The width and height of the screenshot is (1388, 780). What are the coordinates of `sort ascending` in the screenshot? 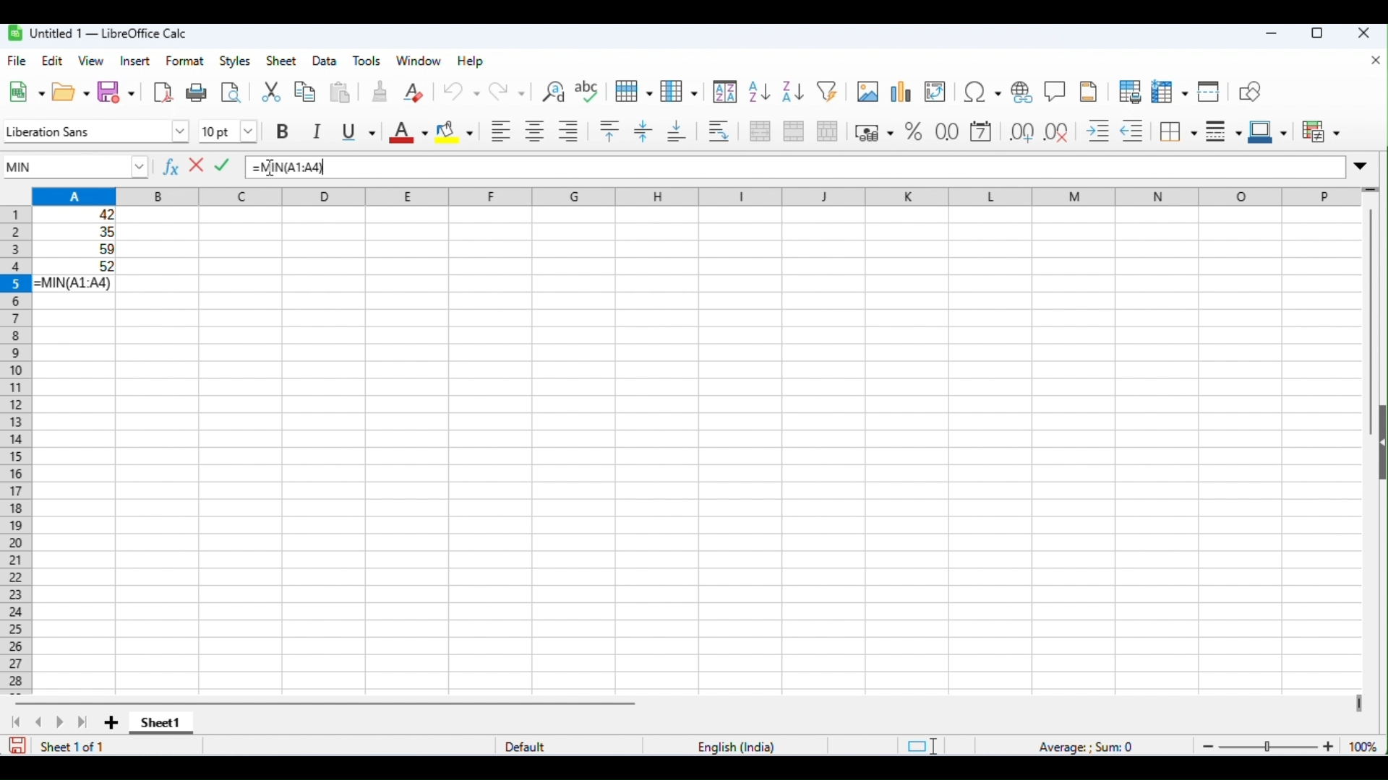 It's located at (760, 92).